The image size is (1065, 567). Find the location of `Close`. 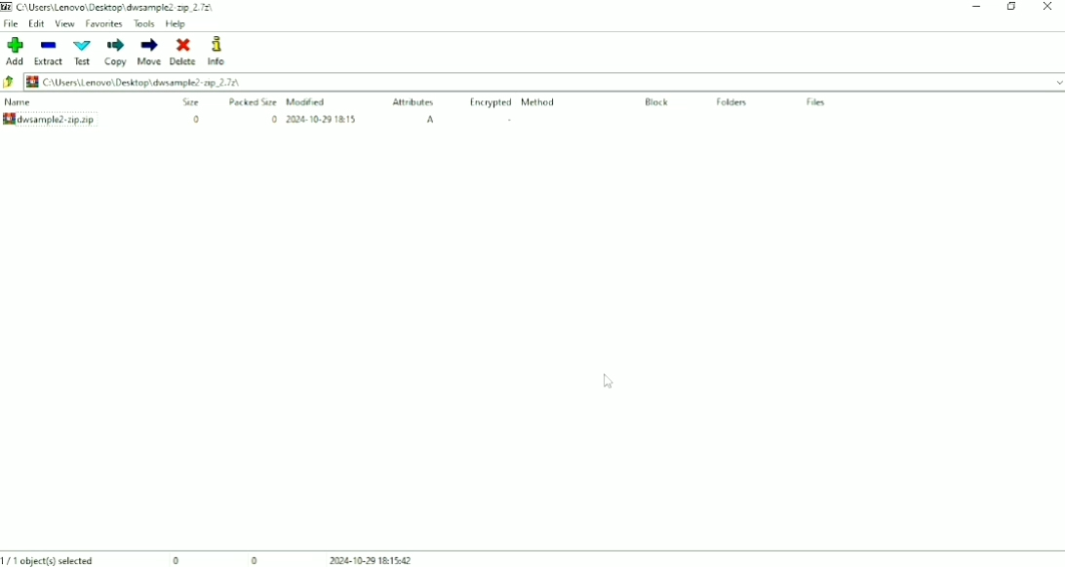

Close is located at coordinates (1047, 7).